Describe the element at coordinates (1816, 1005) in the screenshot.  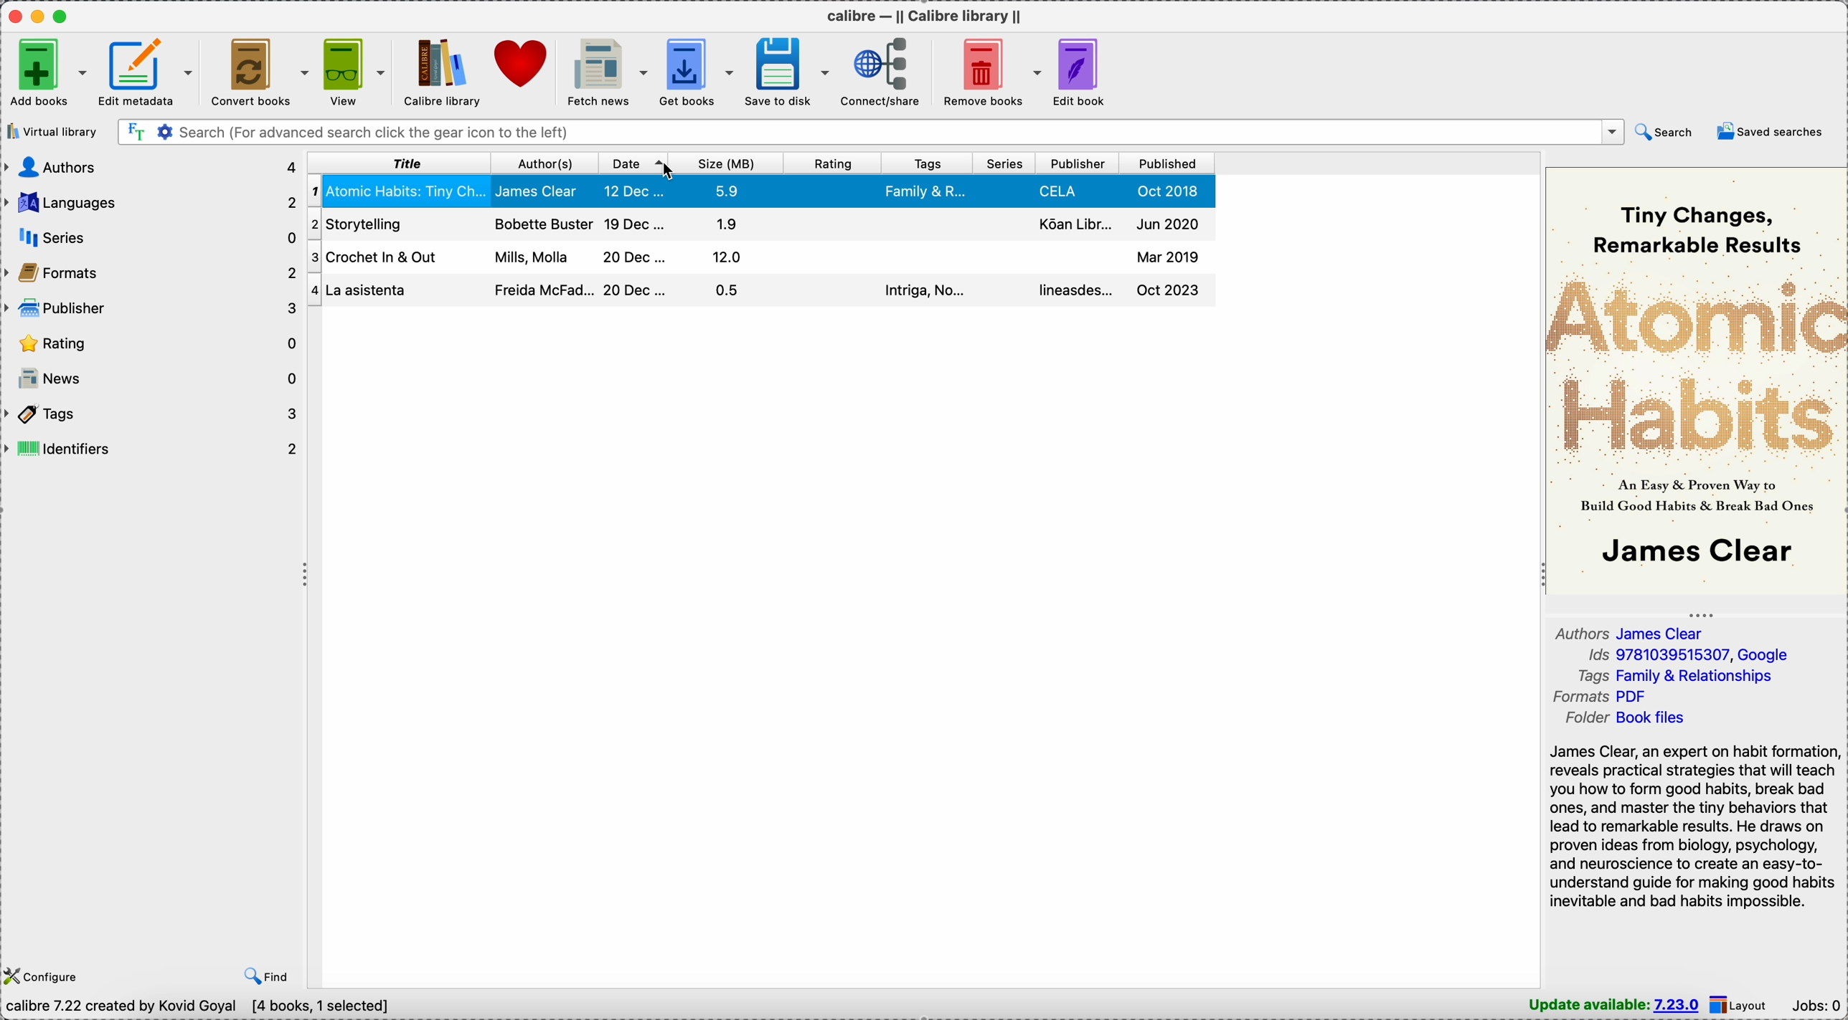
I see `Jobs: 0` at that location.